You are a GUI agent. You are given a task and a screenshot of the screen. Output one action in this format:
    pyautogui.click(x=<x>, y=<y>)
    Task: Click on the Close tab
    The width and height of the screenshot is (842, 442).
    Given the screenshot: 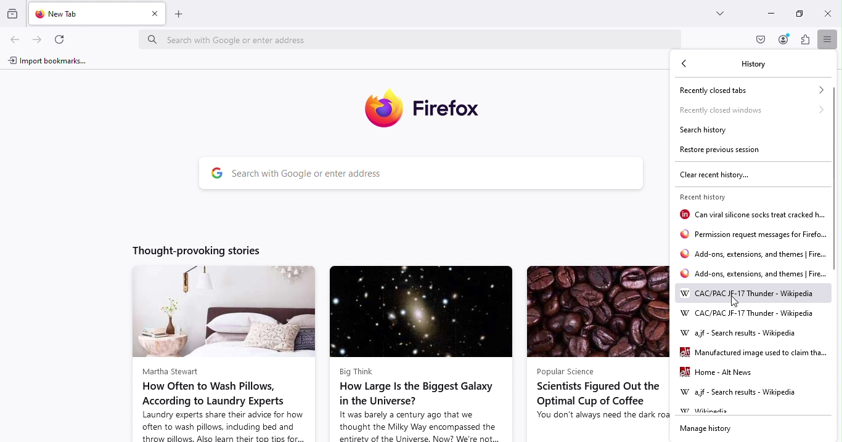 What is the action you would take?
    pyautogui.click(x=153, y=14)
    